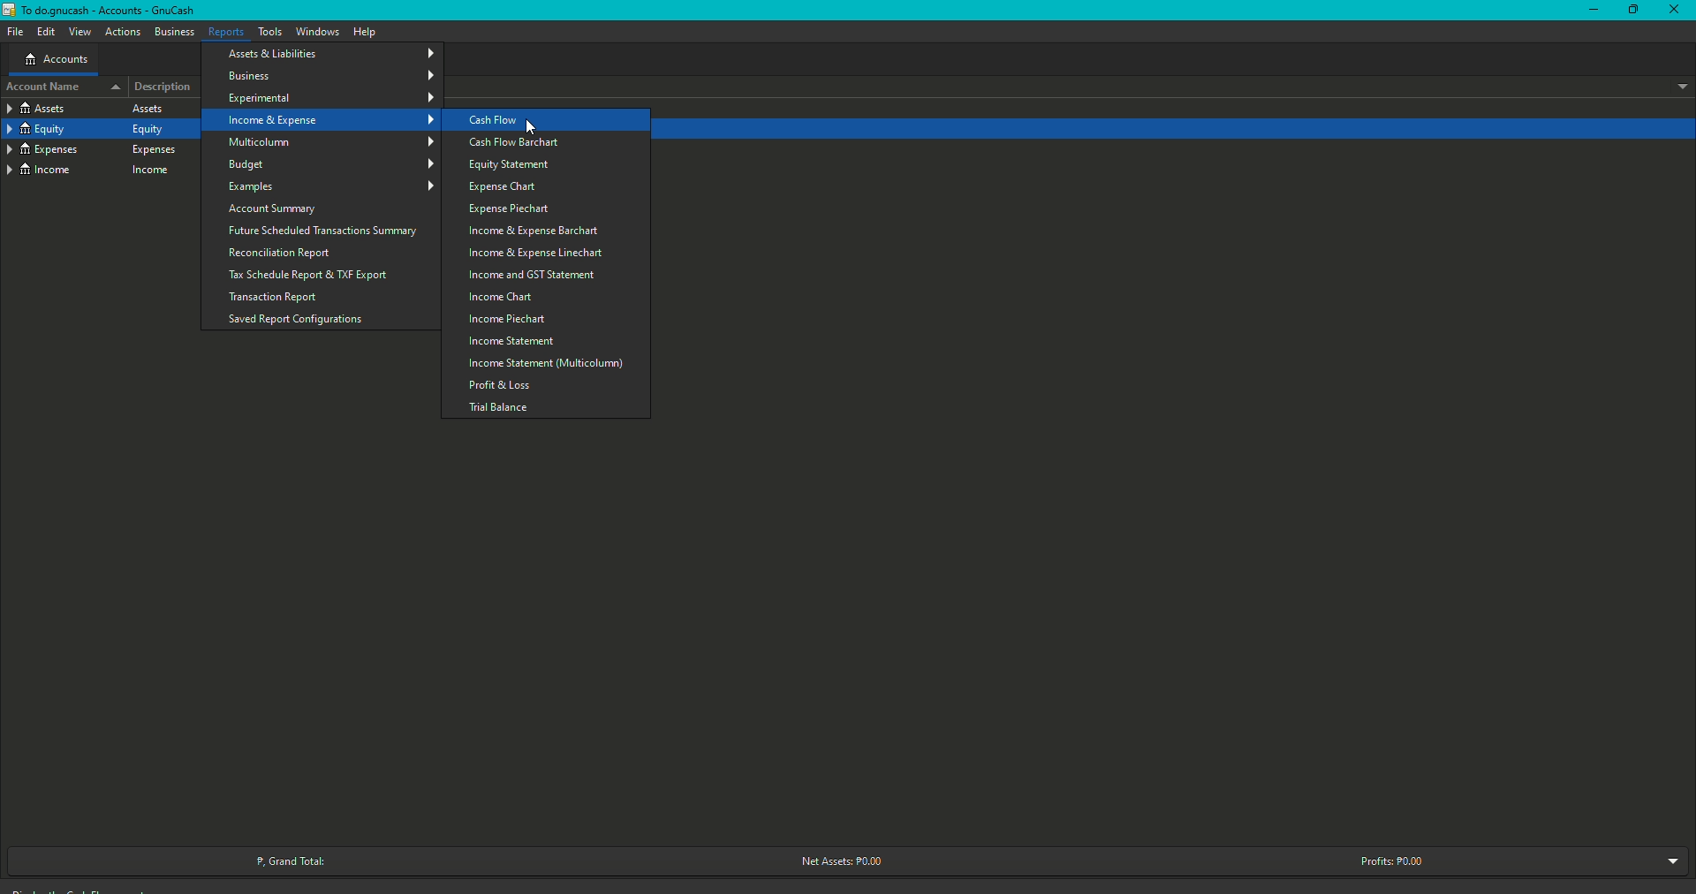 The width and height of the screenshot is (1696, 894). What do you see at coordinates (57, 59) in the screenshot?
I see `Accounts` at bounding box center [57, 59].